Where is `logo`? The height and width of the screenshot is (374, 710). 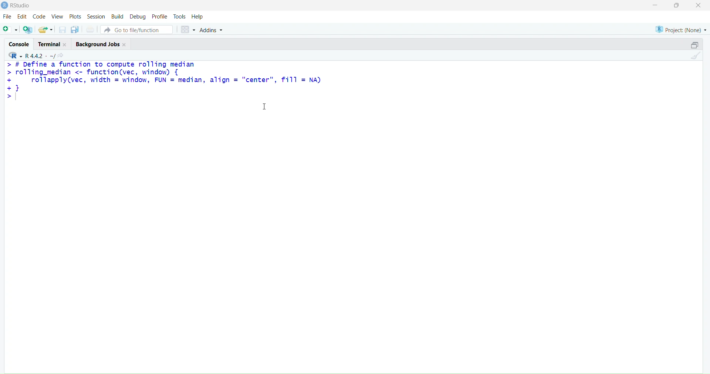 logo is located at coordinates (5, 5).